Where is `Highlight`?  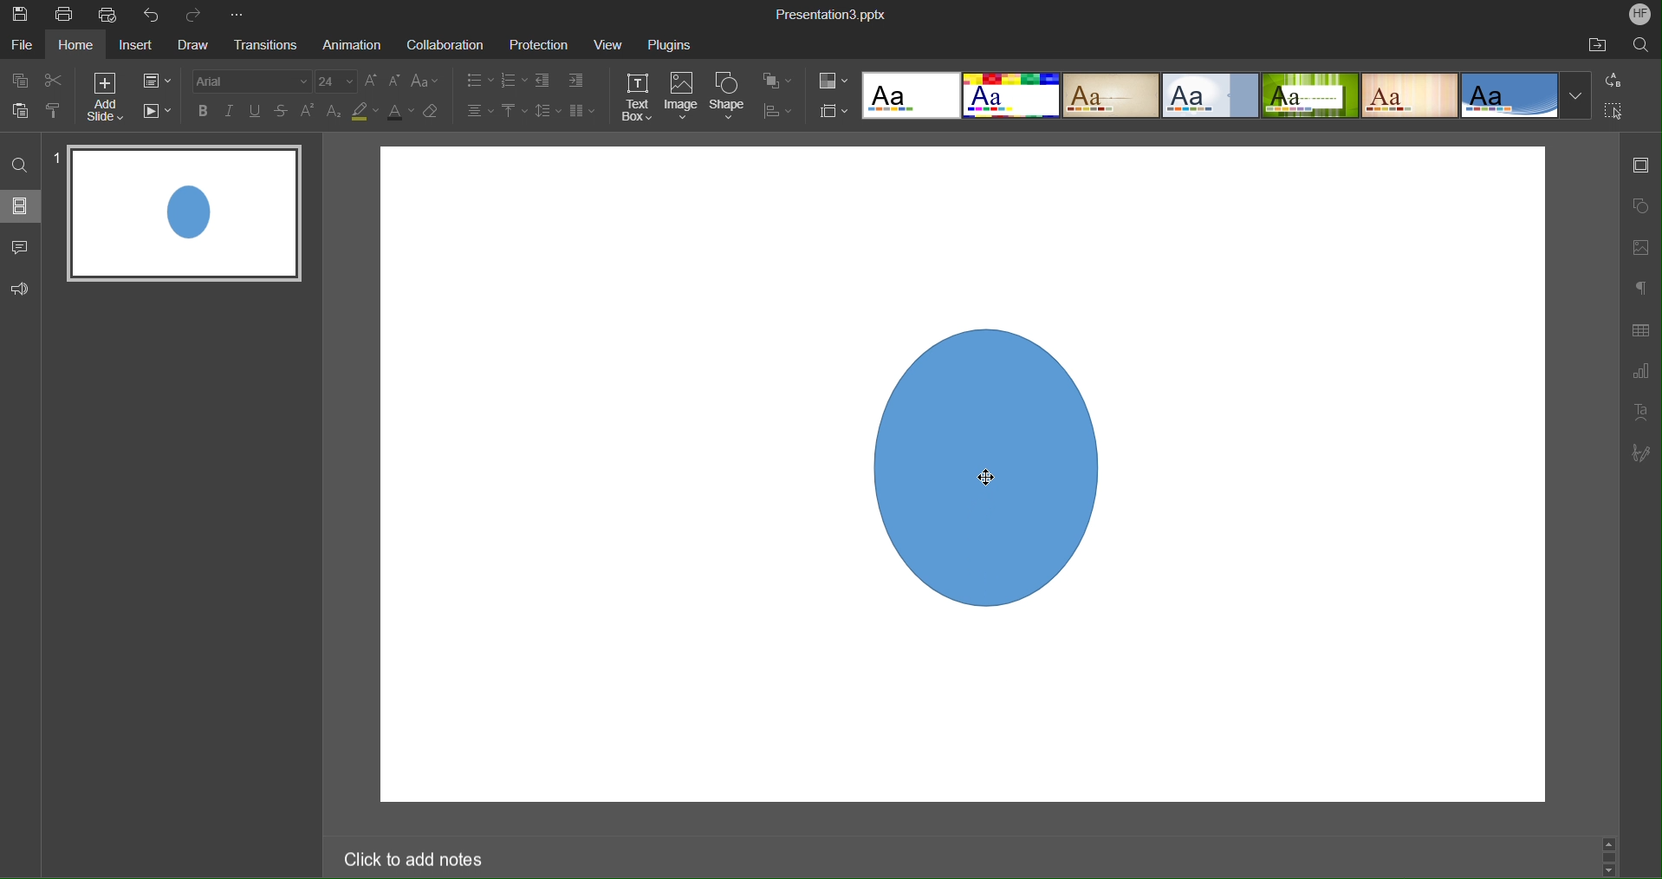 Highlight is located at coordinates (365, 114).